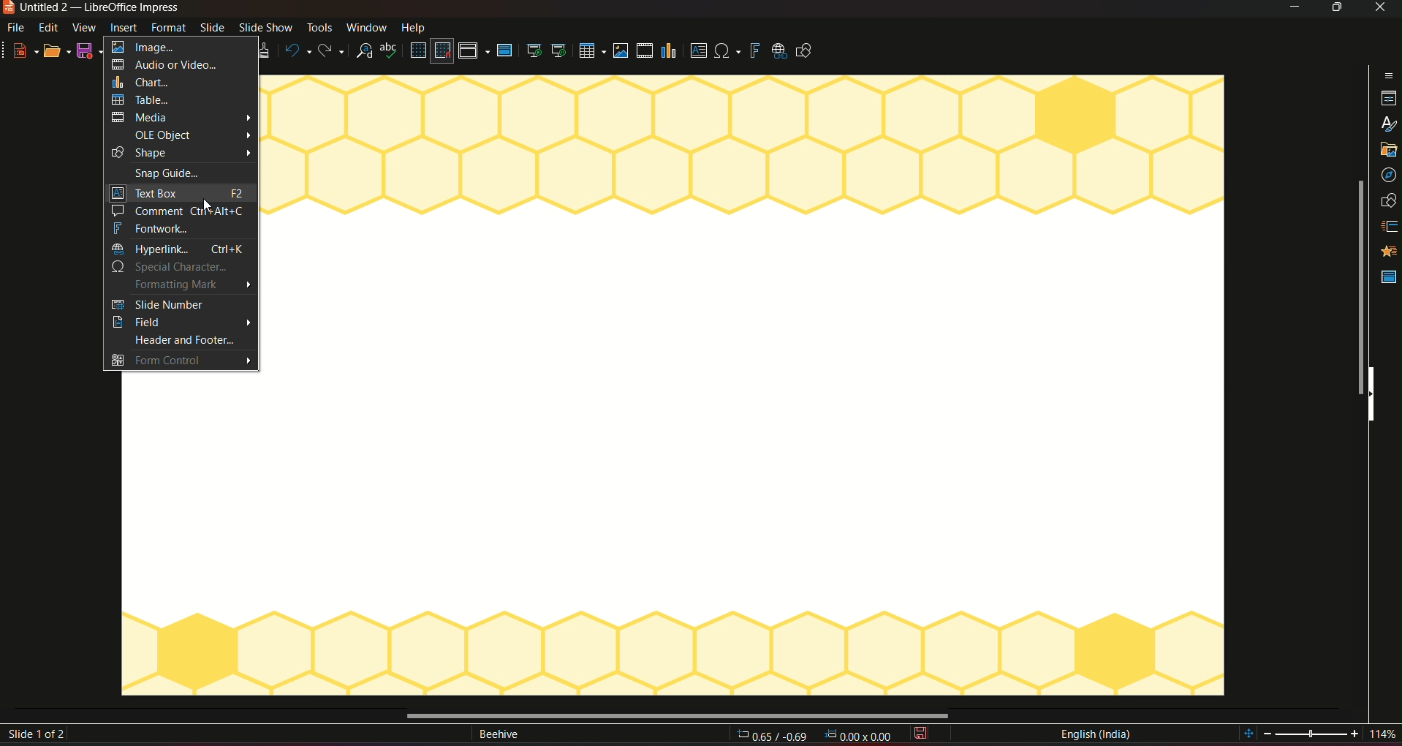 Image resolution: width=1402 pixels, height=746 pixels. I want to click on insert table, so click(590, 50).